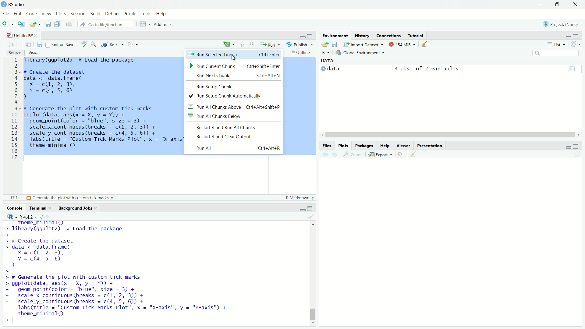 Image resolution: width=585 pixels, height=329 pixels. I want to click on library to load the package, so click(87, 60).